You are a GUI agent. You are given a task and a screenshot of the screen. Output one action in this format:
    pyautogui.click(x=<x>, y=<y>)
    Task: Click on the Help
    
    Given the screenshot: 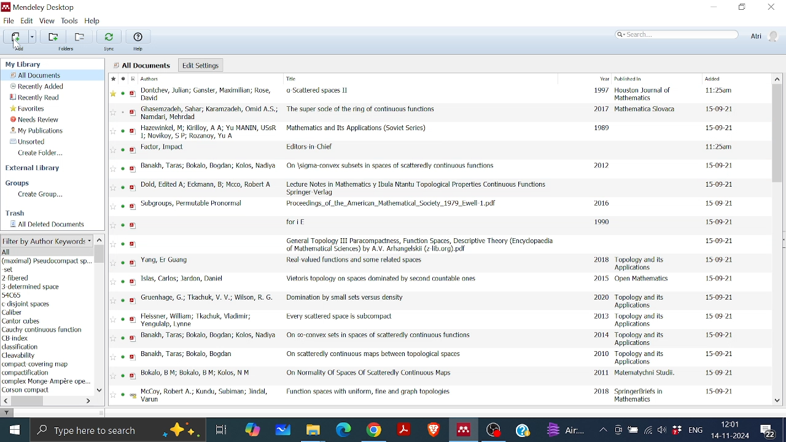 What is the action you would take?
    pyautogui.click(x=136, y=36)
    